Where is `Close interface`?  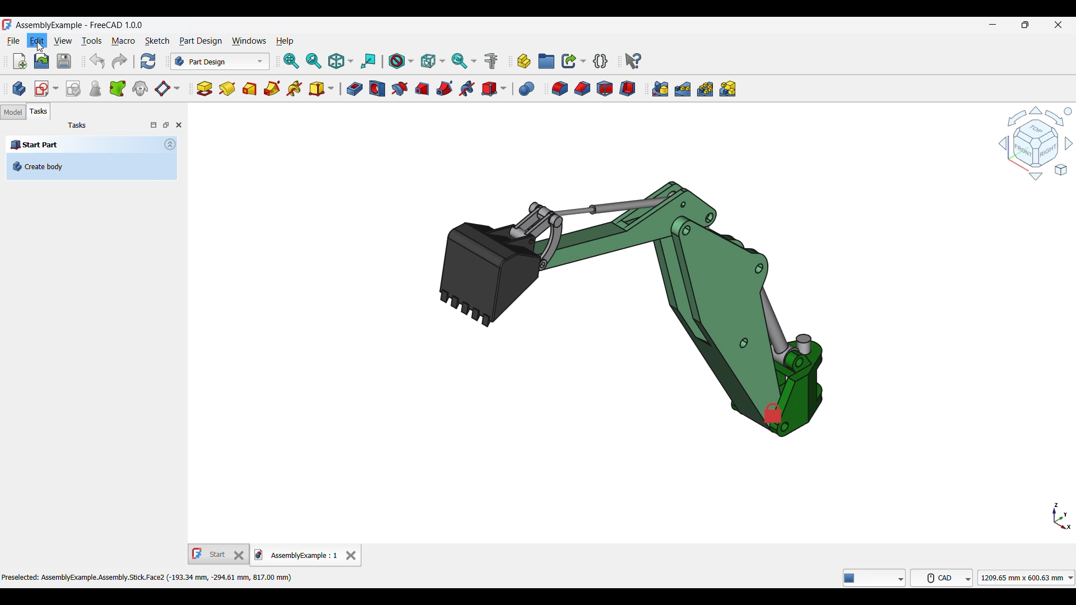 Close interface is located at coordinates (1059, 25).